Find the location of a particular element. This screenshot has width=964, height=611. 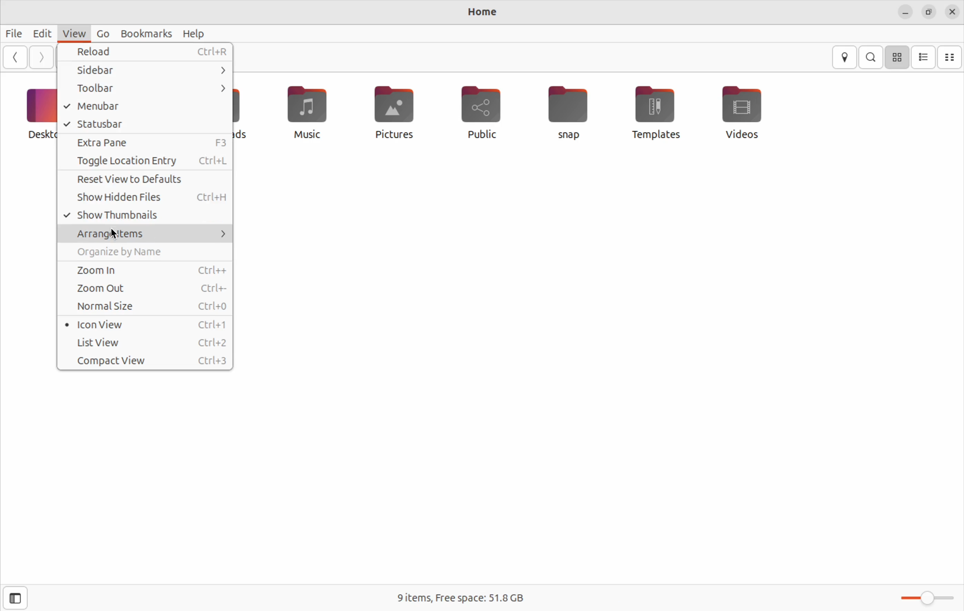

downloads is located at coordinates (244, 112).